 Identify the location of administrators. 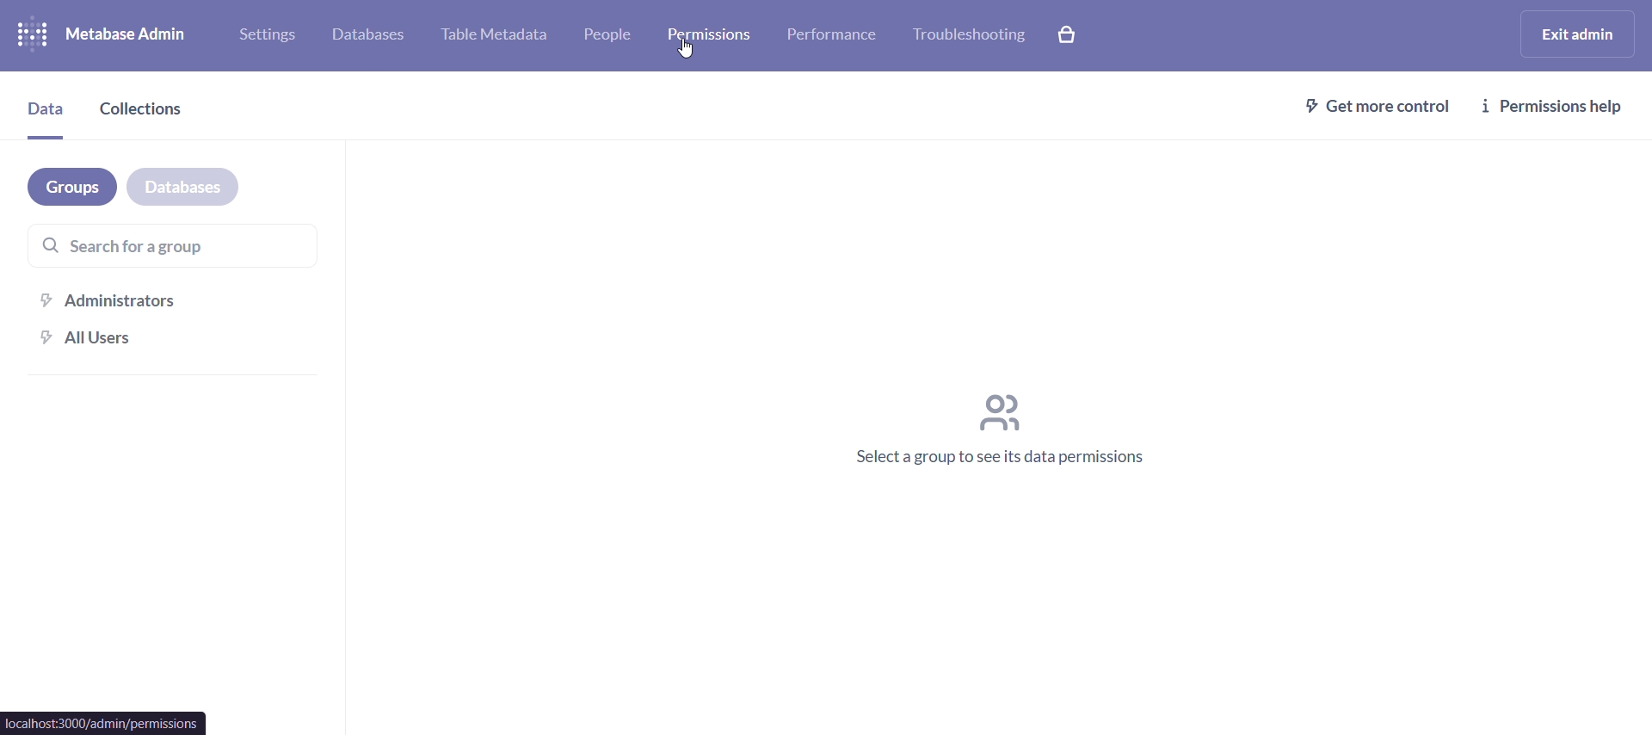
(182, 301).